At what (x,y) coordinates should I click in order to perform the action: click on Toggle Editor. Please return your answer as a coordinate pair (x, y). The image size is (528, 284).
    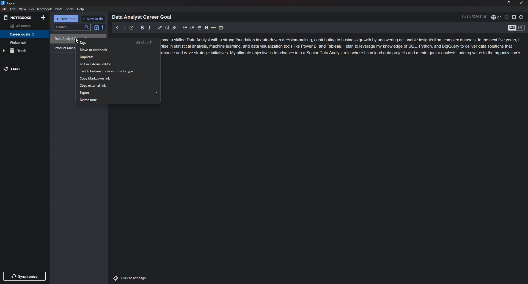
    Looking at the image, I should click on (521, 28).